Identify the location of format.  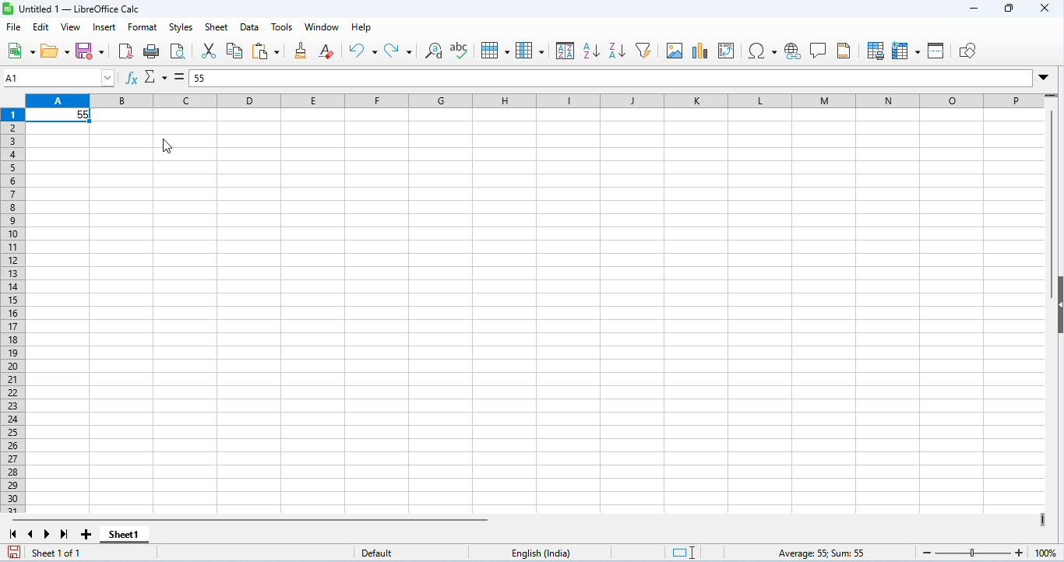
(143, 27).